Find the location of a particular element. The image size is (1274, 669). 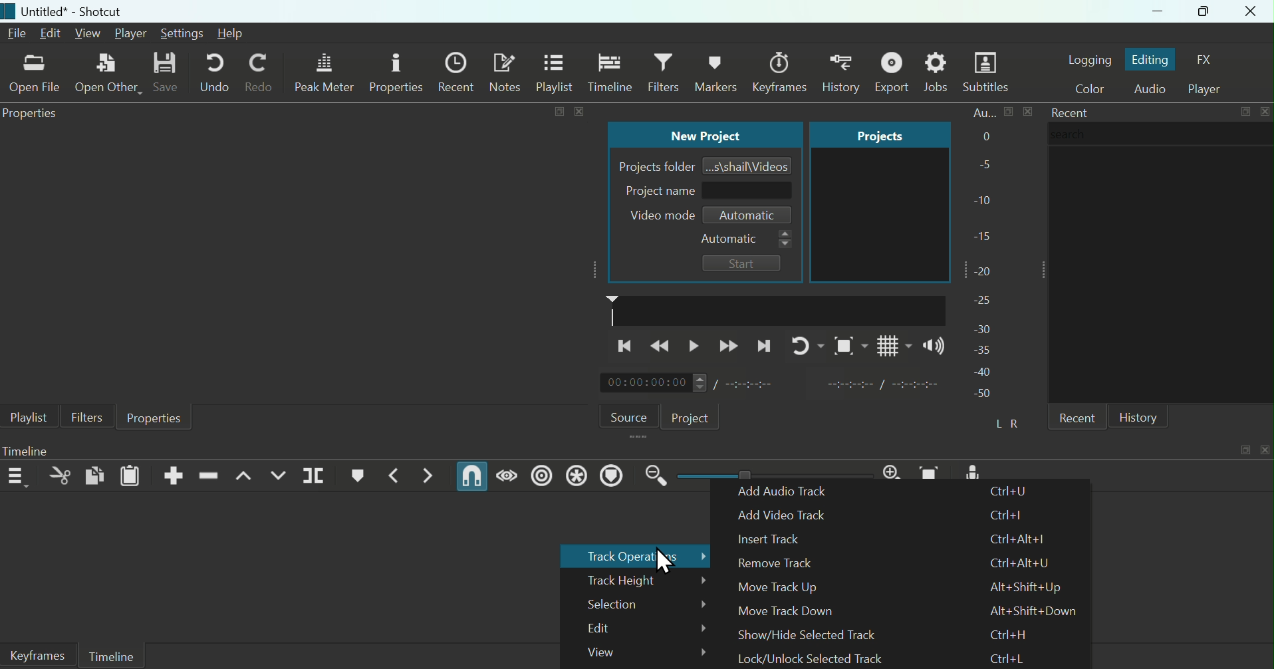

Player is located at coordinates (1210, 87).